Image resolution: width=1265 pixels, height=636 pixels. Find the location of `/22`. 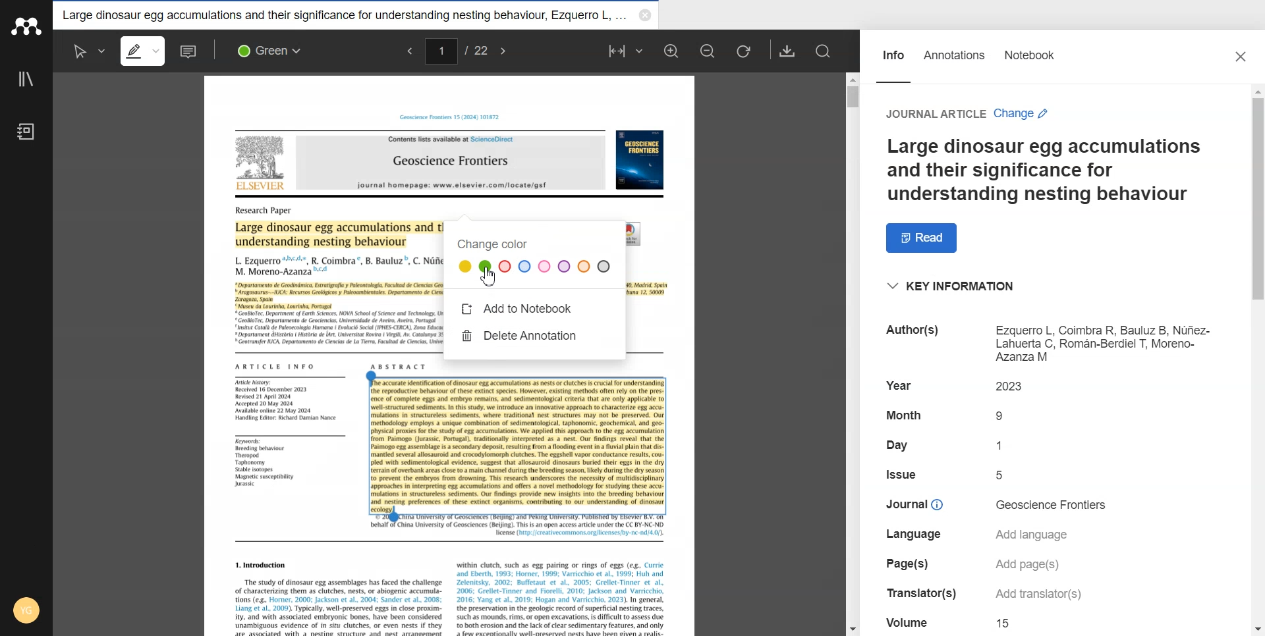

/22 is located at coordinates (476, 49).